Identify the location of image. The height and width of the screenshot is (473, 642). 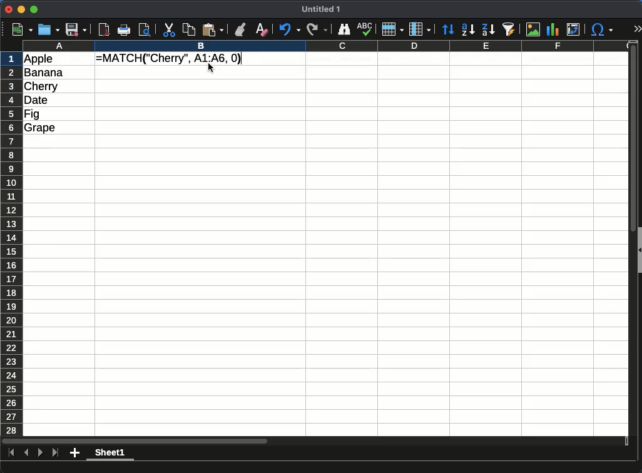
(533, 29).